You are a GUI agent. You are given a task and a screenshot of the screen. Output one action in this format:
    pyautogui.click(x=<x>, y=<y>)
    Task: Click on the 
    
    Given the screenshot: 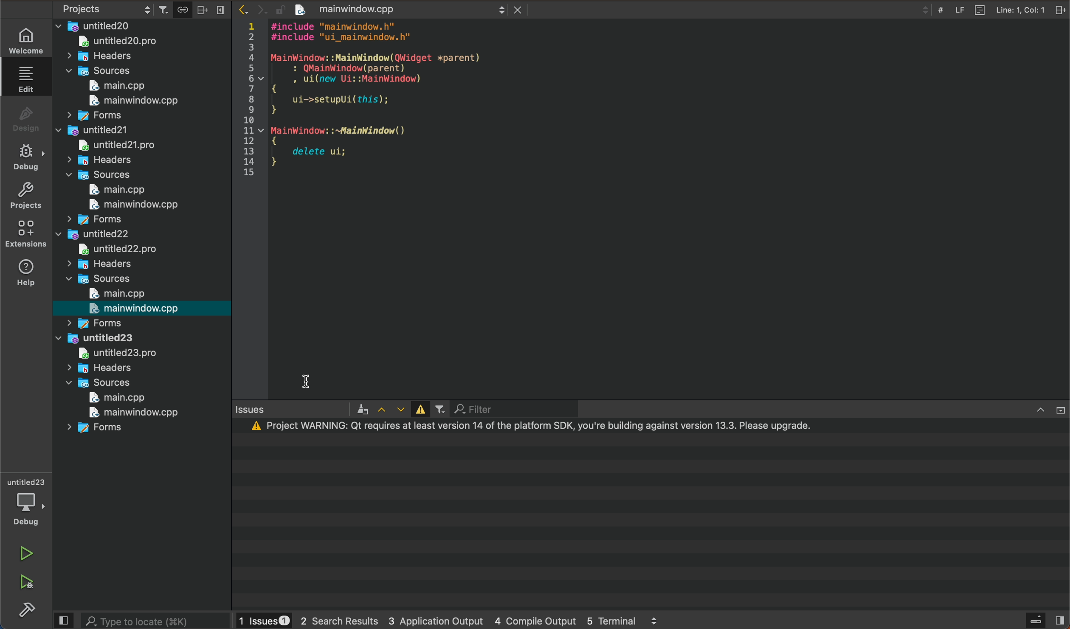 What is the action you would take?
    pyautogui.click(x=418, y=410)
    